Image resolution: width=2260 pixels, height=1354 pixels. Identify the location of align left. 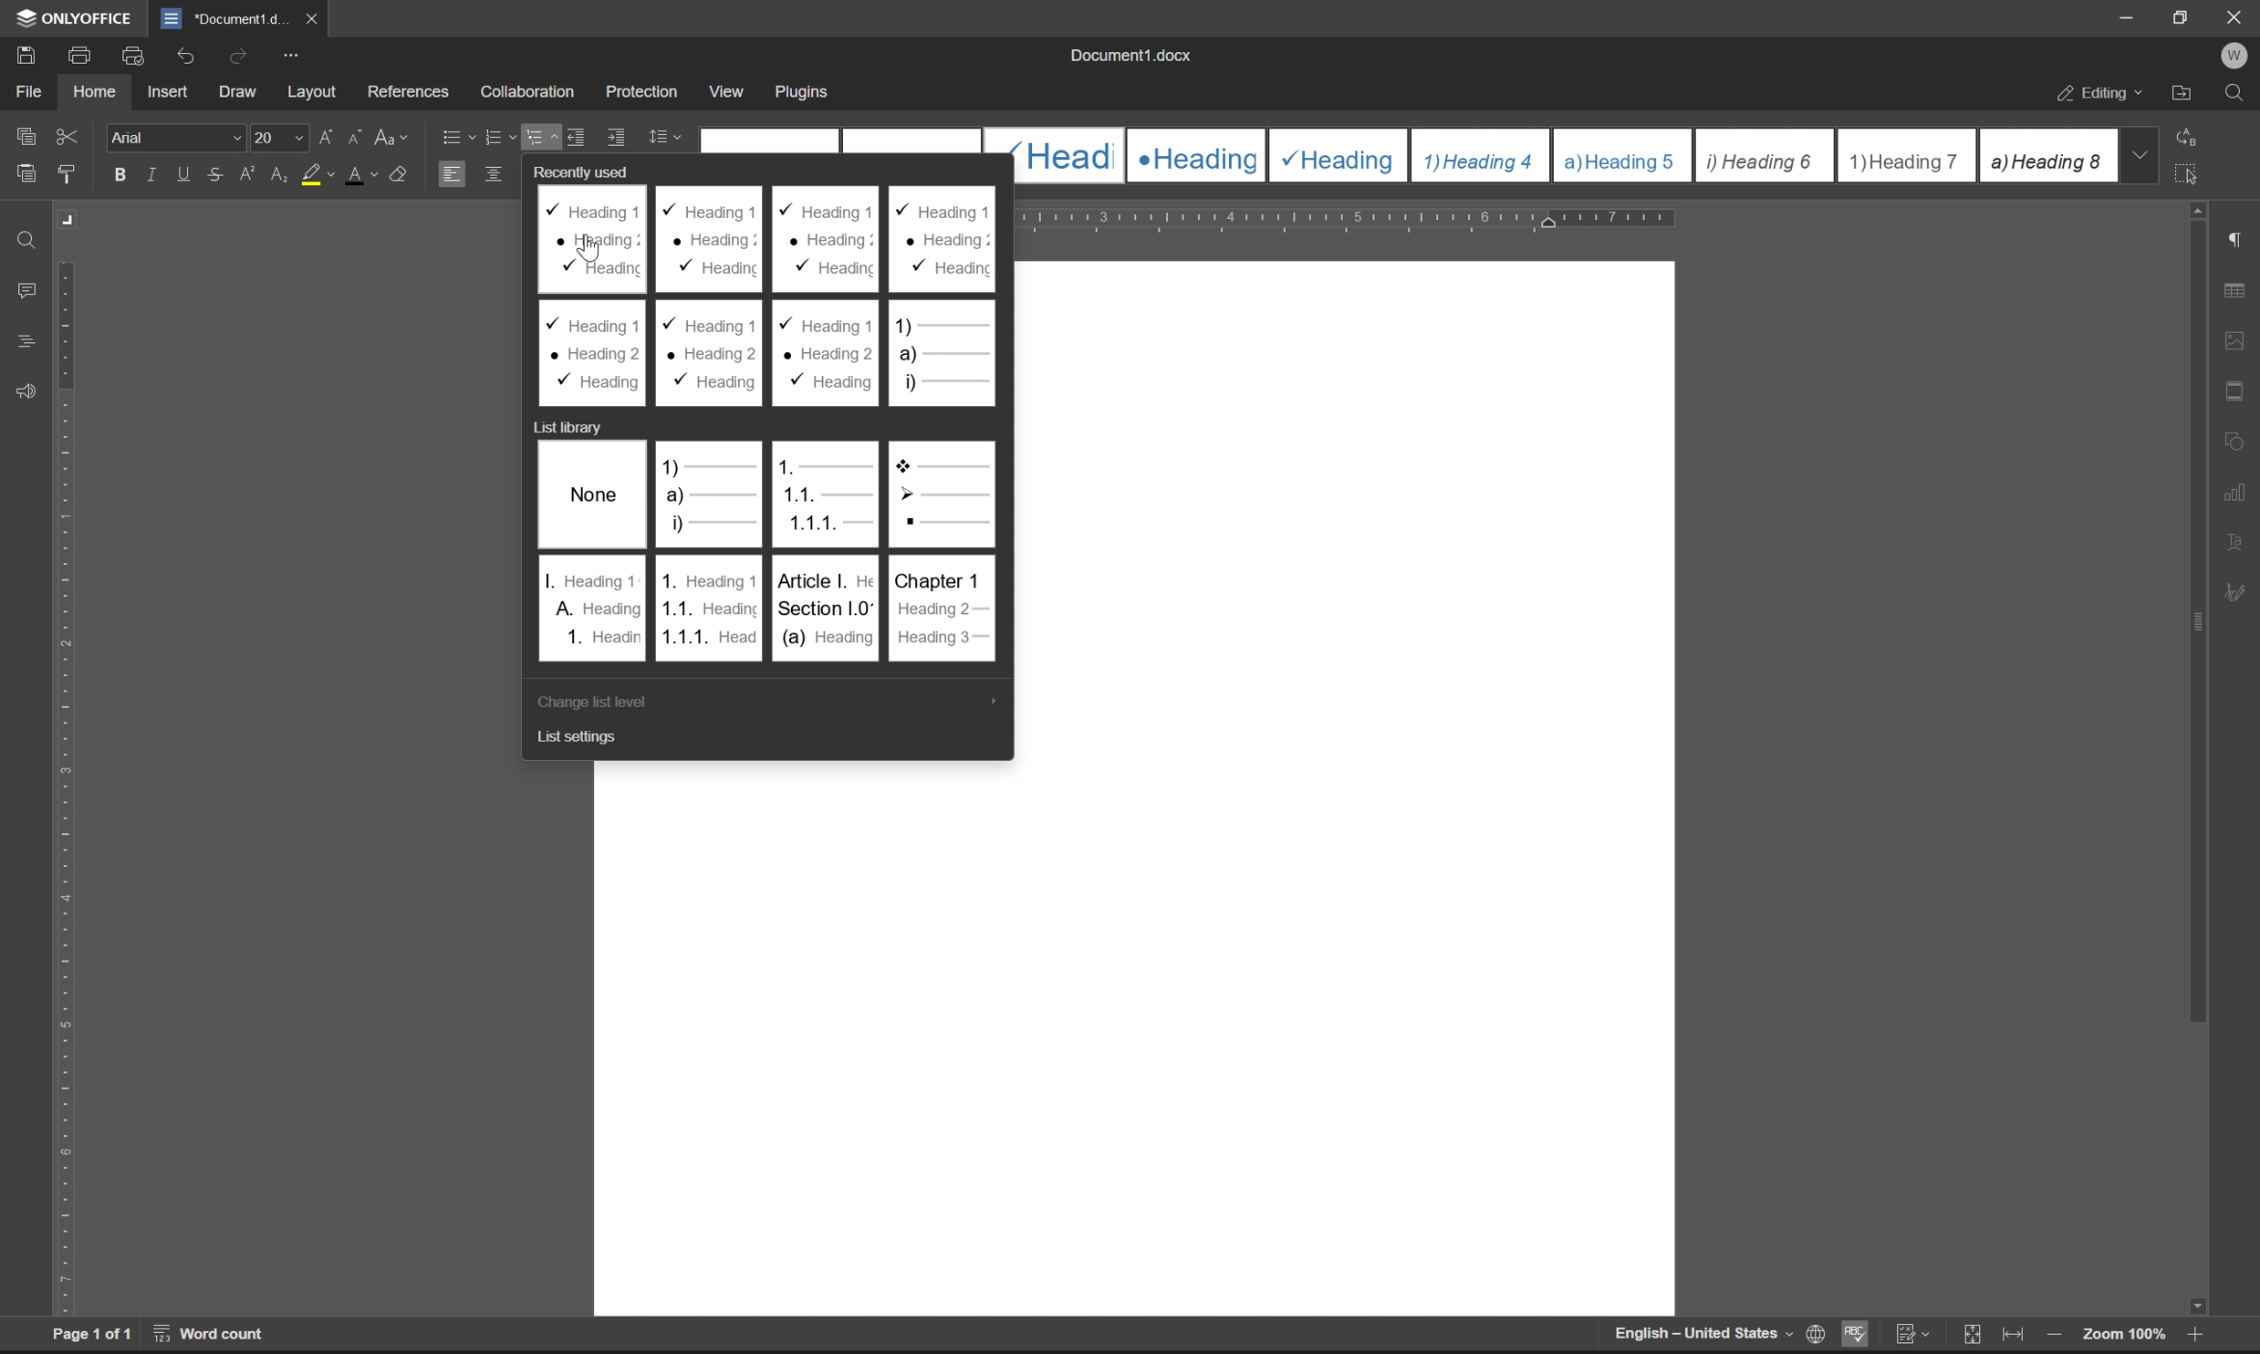
(451, 172).